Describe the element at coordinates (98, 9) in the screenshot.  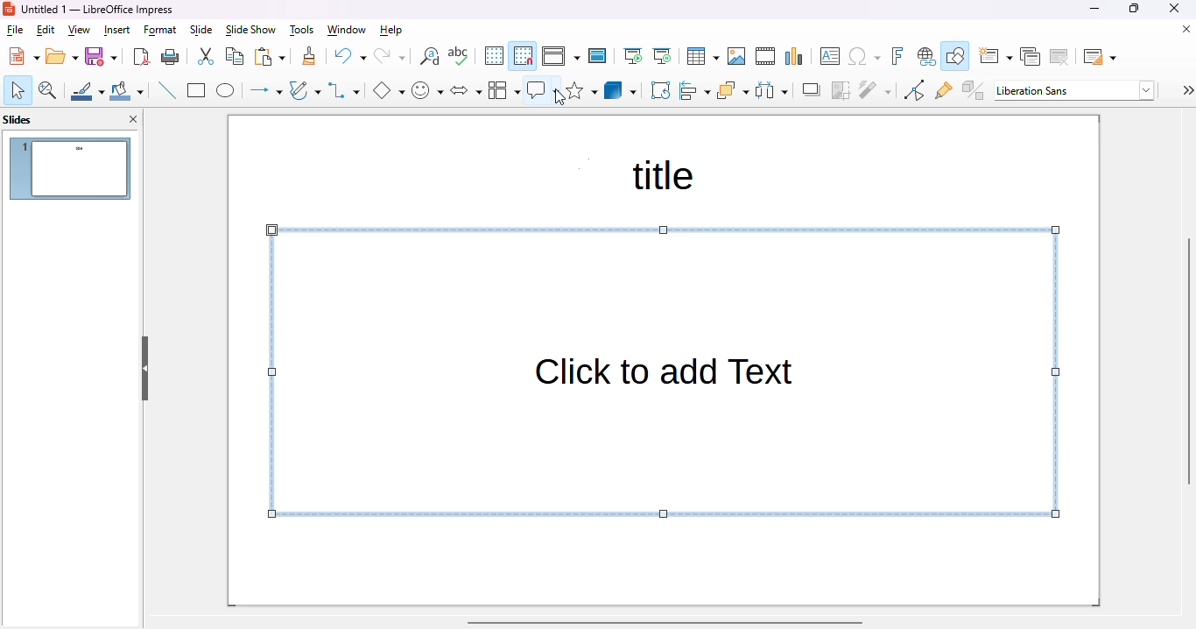
I see `Untitled 1 - LibreOffice Impress` at that location.